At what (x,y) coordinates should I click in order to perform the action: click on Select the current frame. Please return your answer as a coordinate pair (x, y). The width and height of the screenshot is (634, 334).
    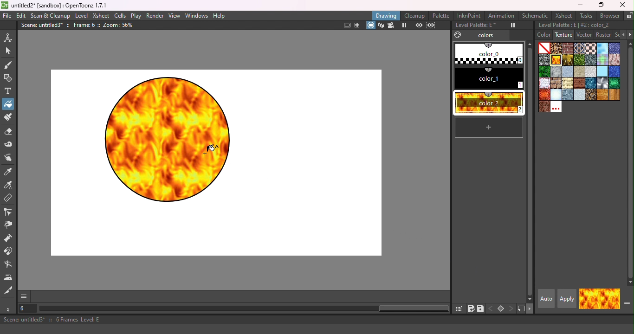
    Looking at the image, I should click on (28, 309).